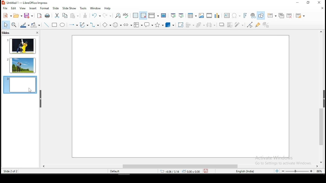  What do you see at coordinates (181, 25) in the screenshot?
I see `rotate` at bounding box center [181, 25].